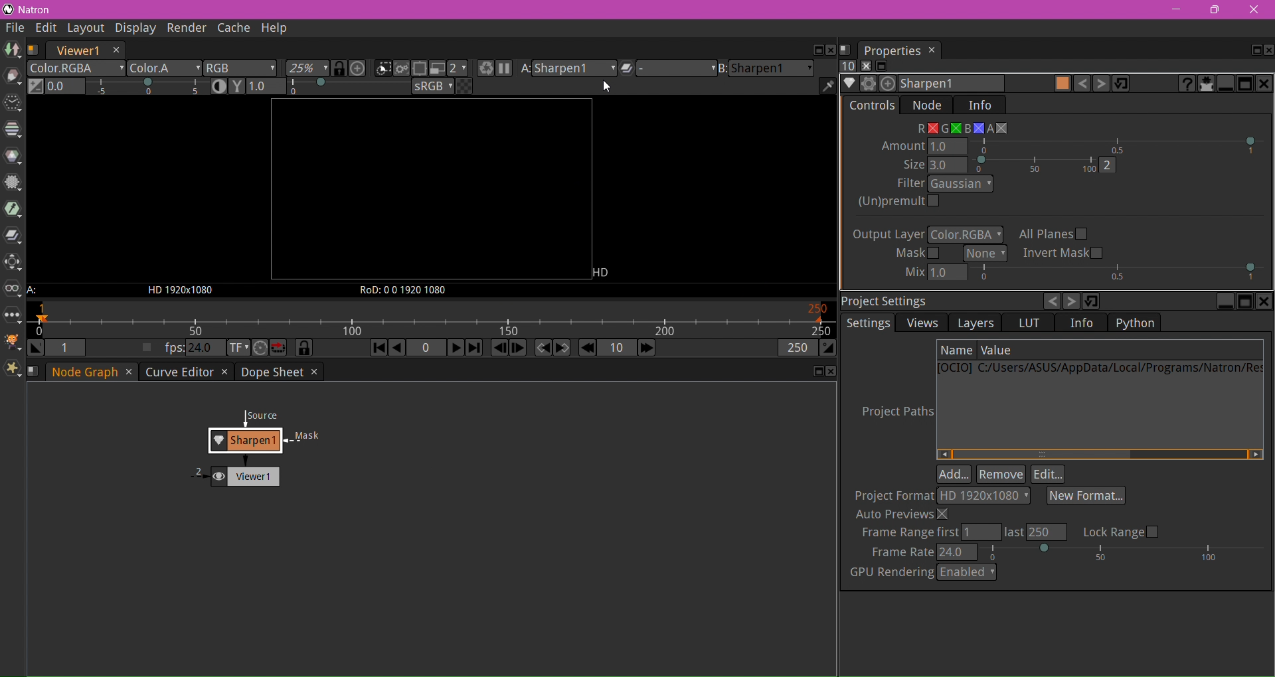  Describe the element at coordinates (873, 106) in the screenshot. I see `Controls` at that location.